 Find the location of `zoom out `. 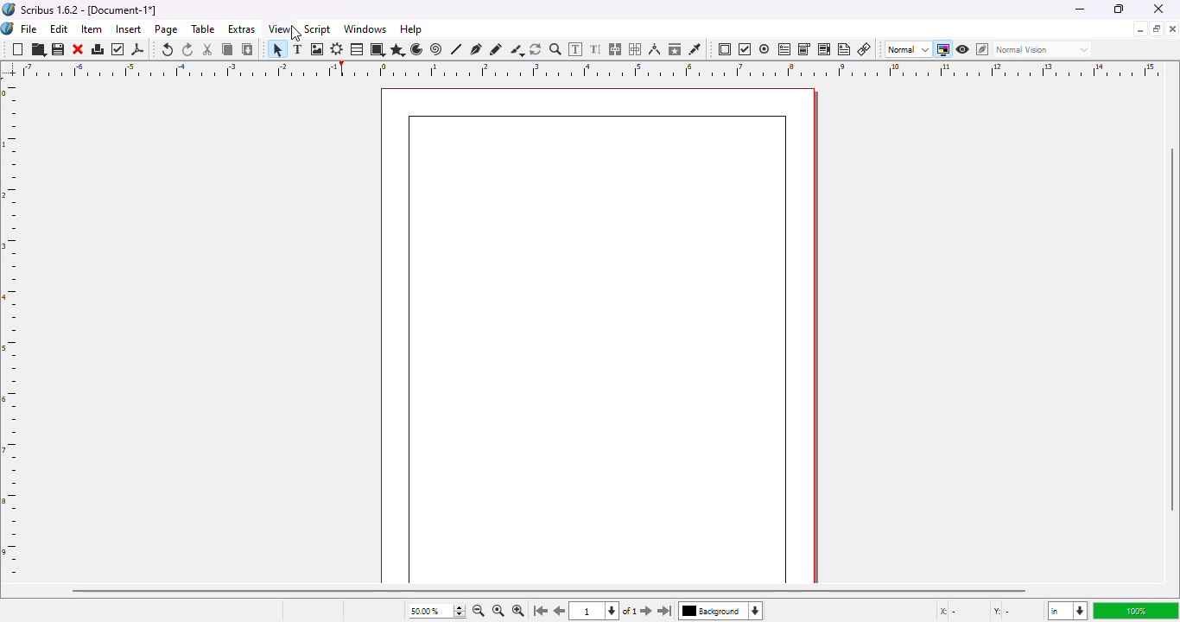

zoom out  is located at coordinates (478, 611).